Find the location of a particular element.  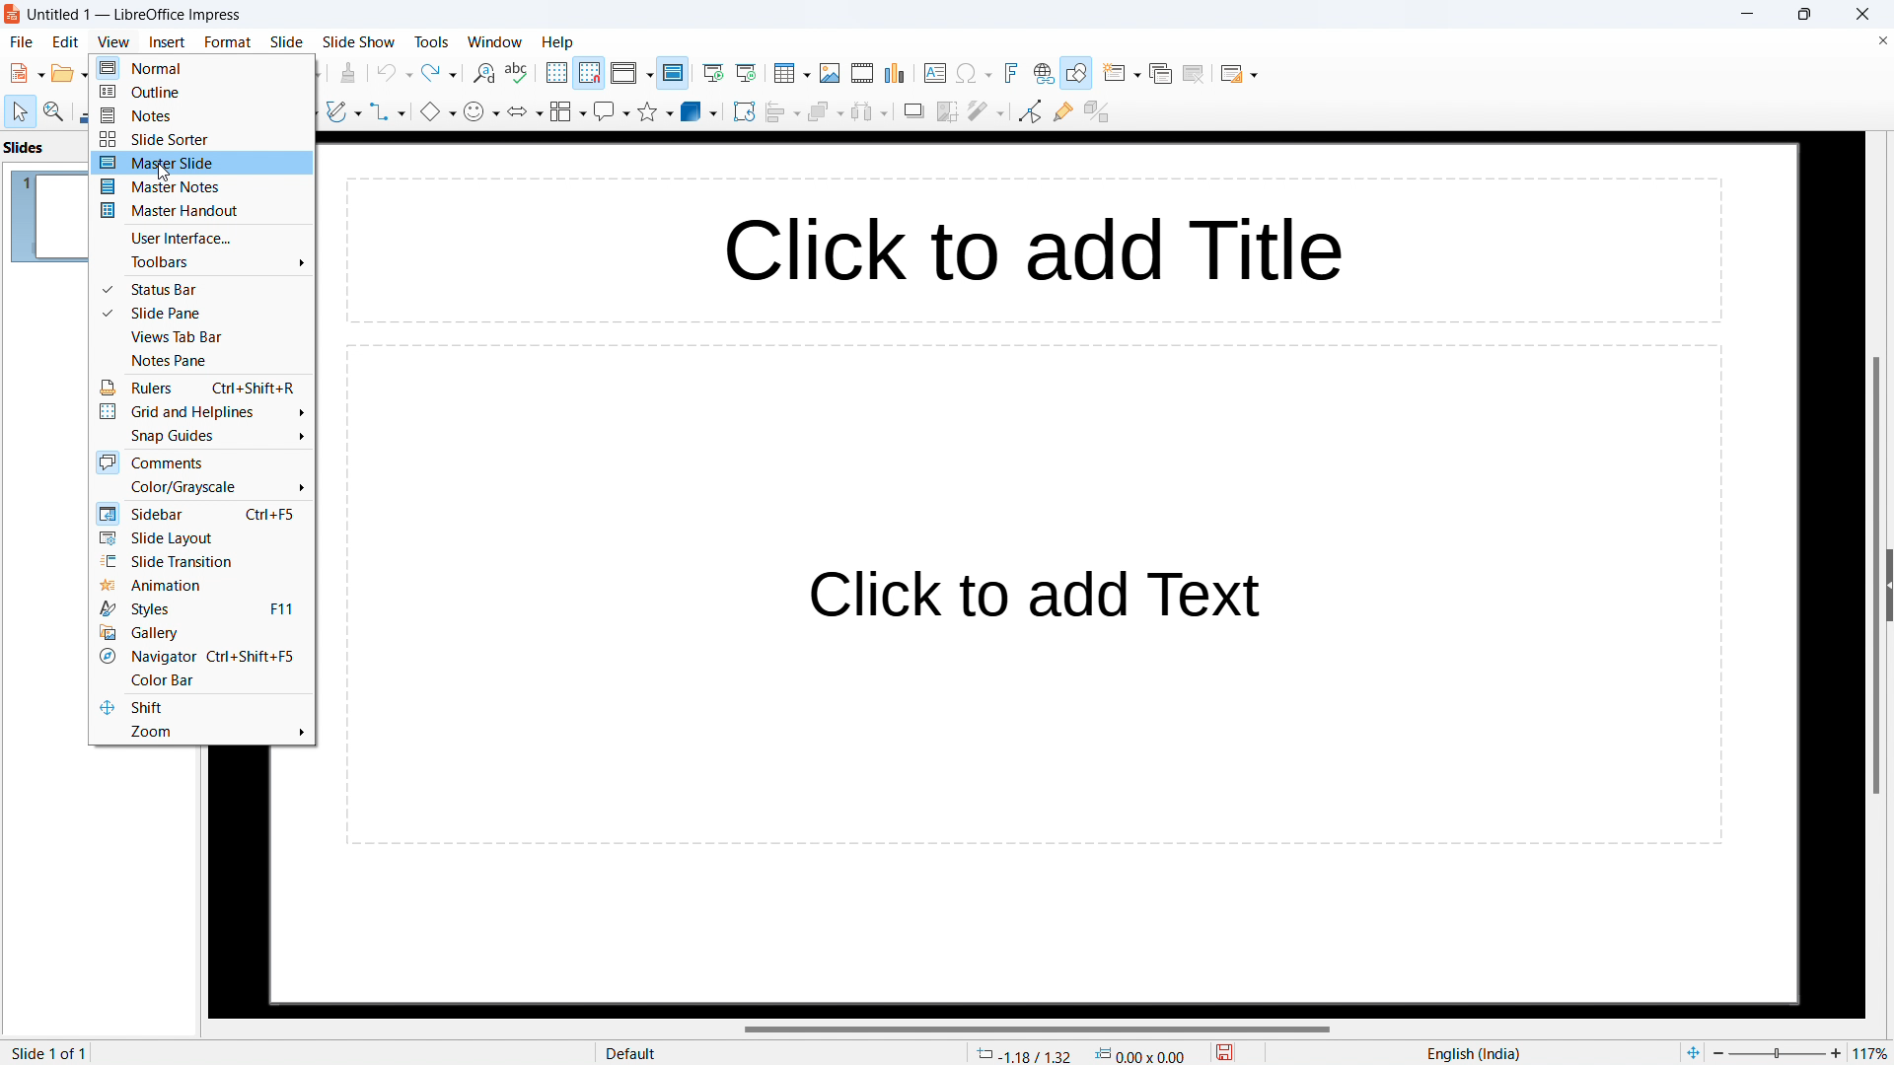

3D objects is located at coordinates (699, 111).